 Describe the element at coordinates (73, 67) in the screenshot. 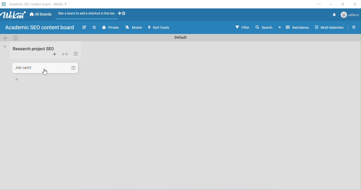

I see `card actions` at that location.